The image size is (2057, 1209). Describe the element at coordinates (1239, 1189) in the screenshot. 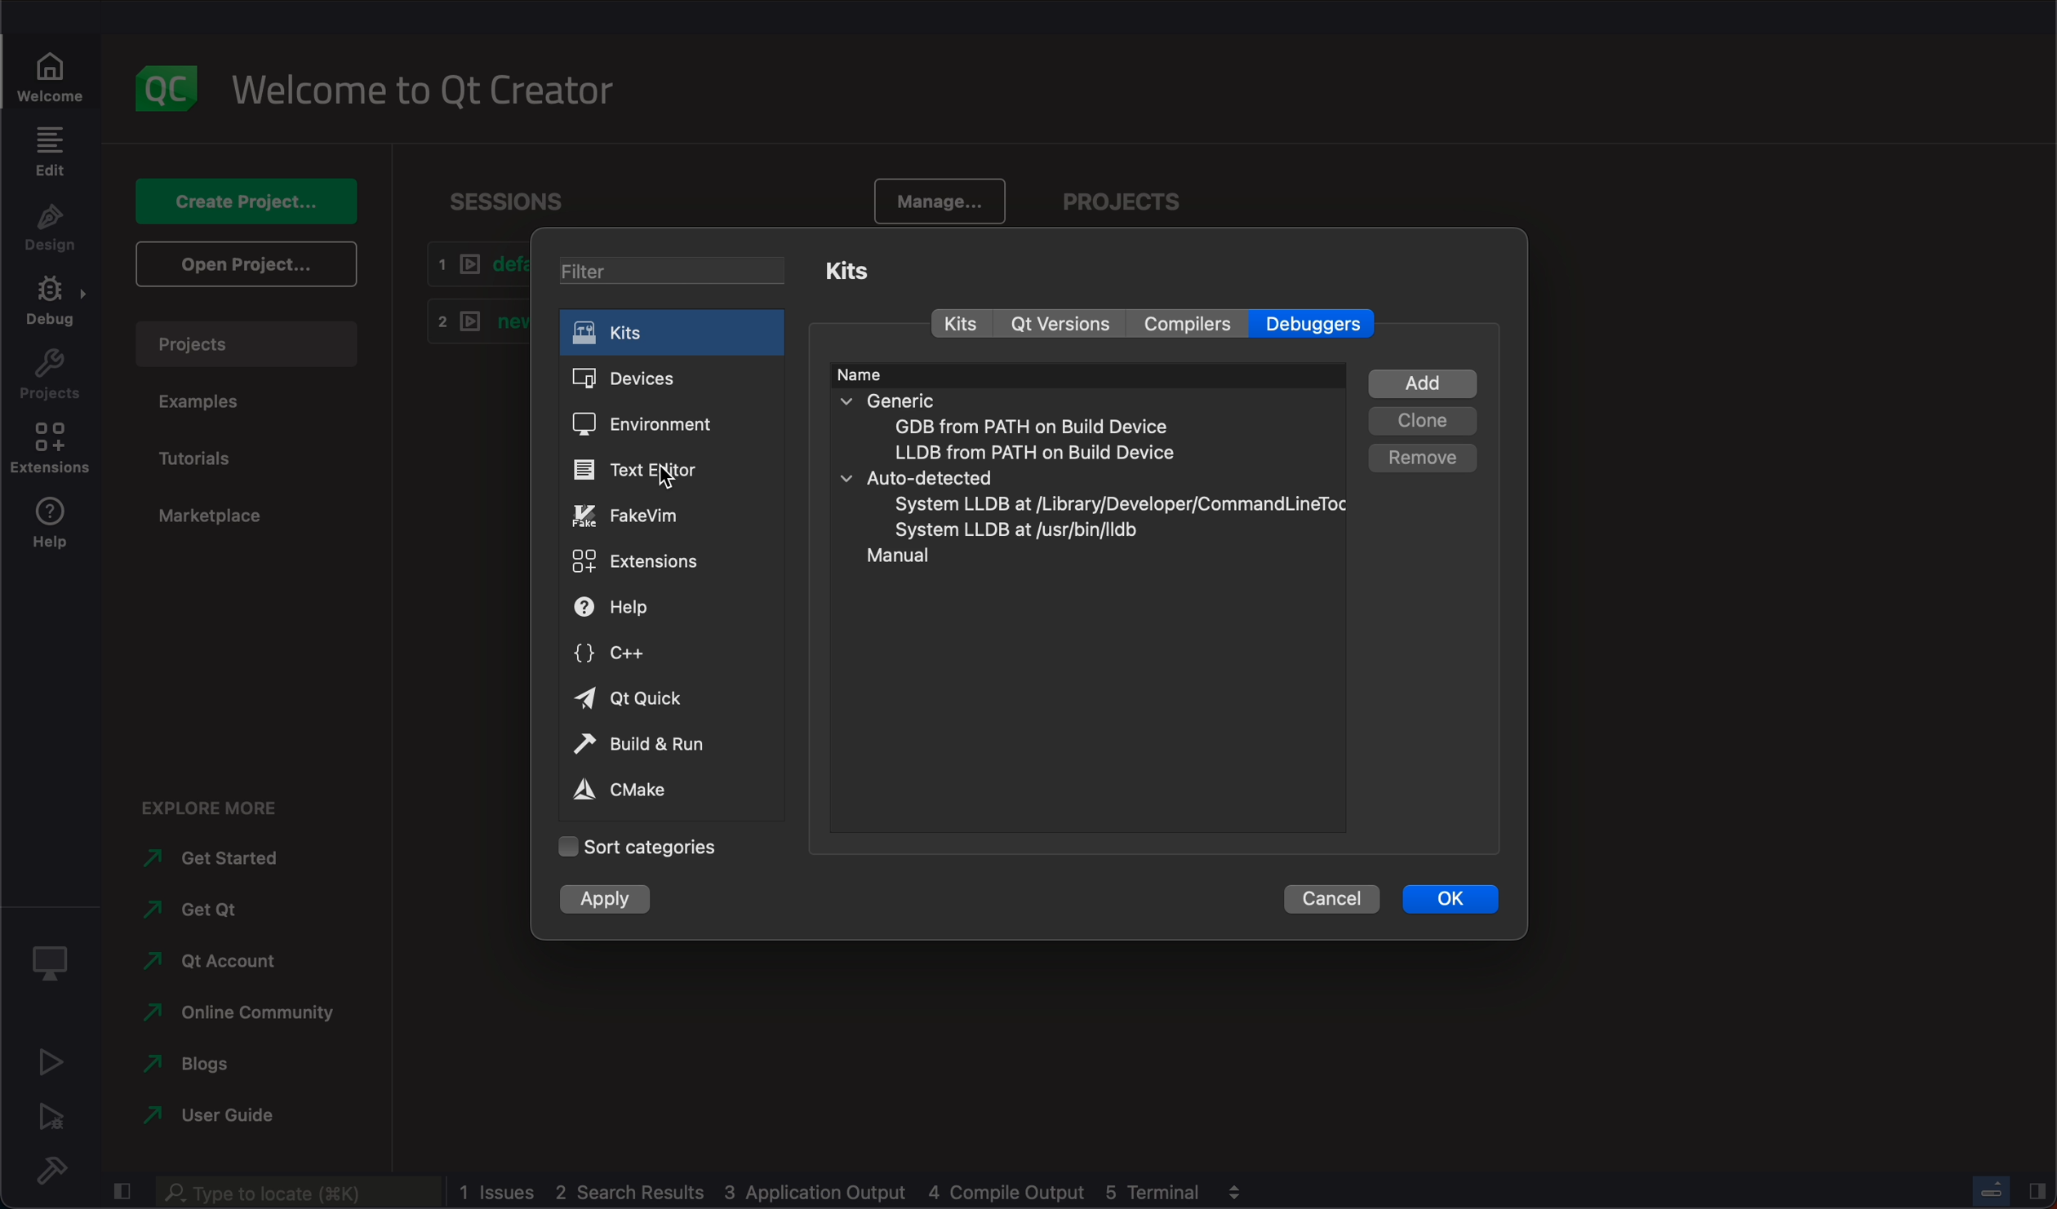

I see `view output` at that location.